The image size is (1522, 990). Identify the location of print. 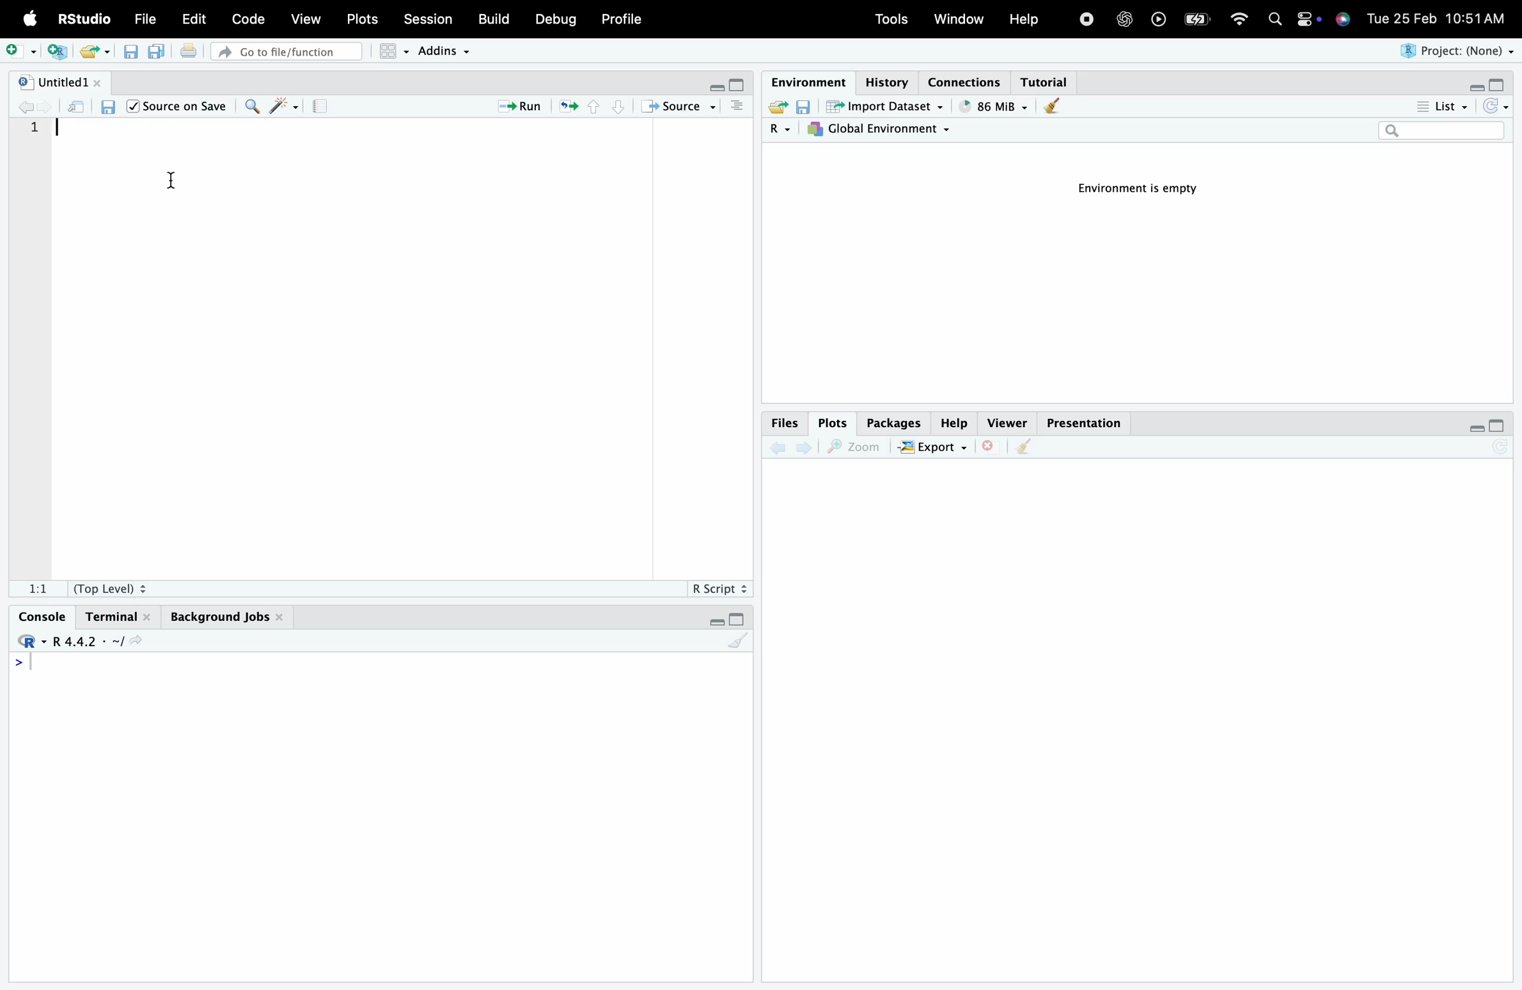
(196, 56).